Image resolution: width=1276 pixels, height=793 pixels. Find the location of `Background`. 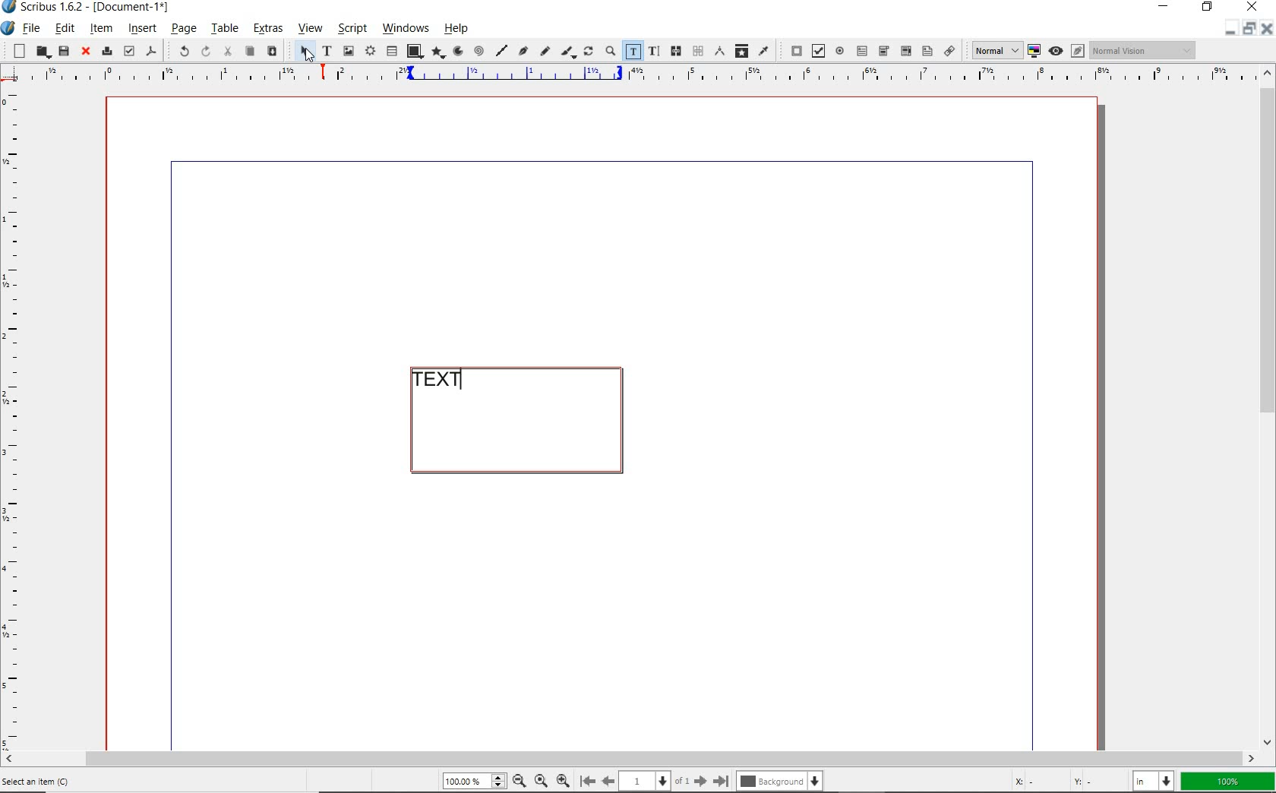

Background is located at coordinates (779, 782).